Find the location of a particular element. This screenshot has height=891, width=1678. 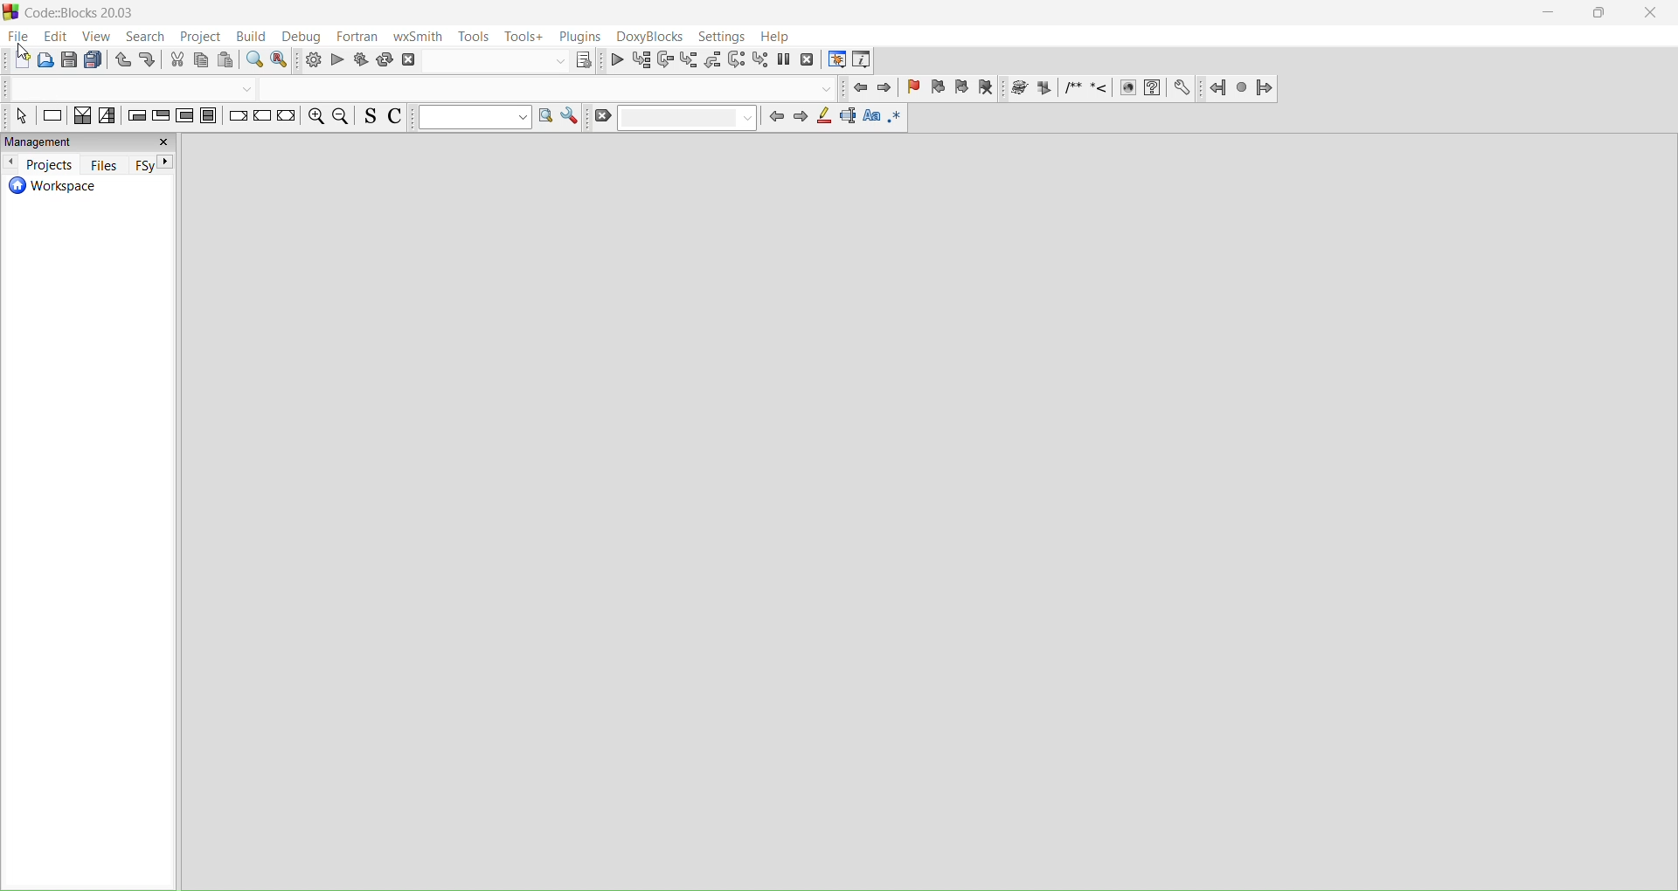

HTML help is located at coordinates (1153, 88).